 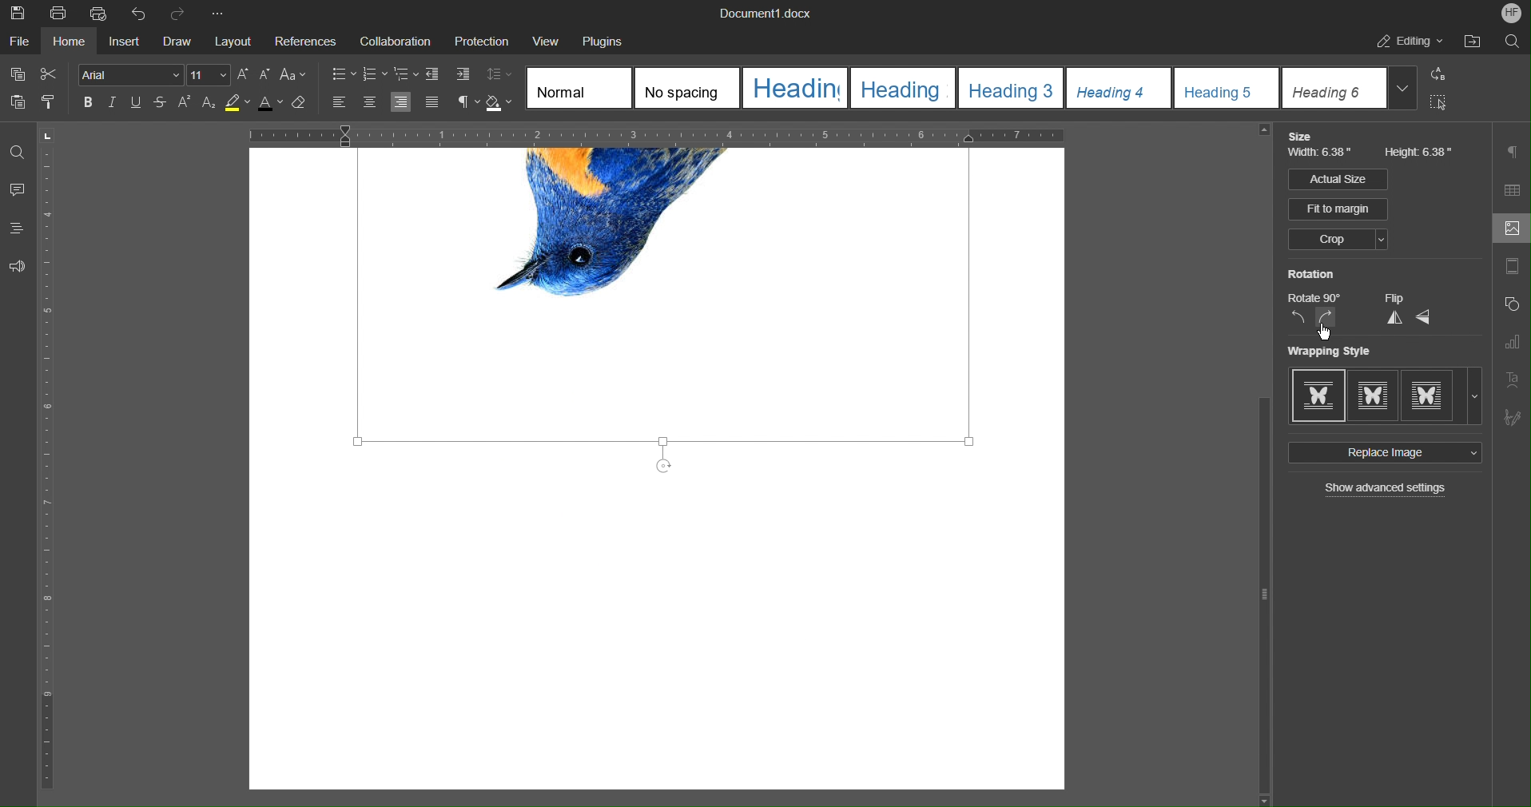 What do you see at coordinates (1012, 87) in the screenshot?
I see `Heading 3` at bounding box center [1012, 87].